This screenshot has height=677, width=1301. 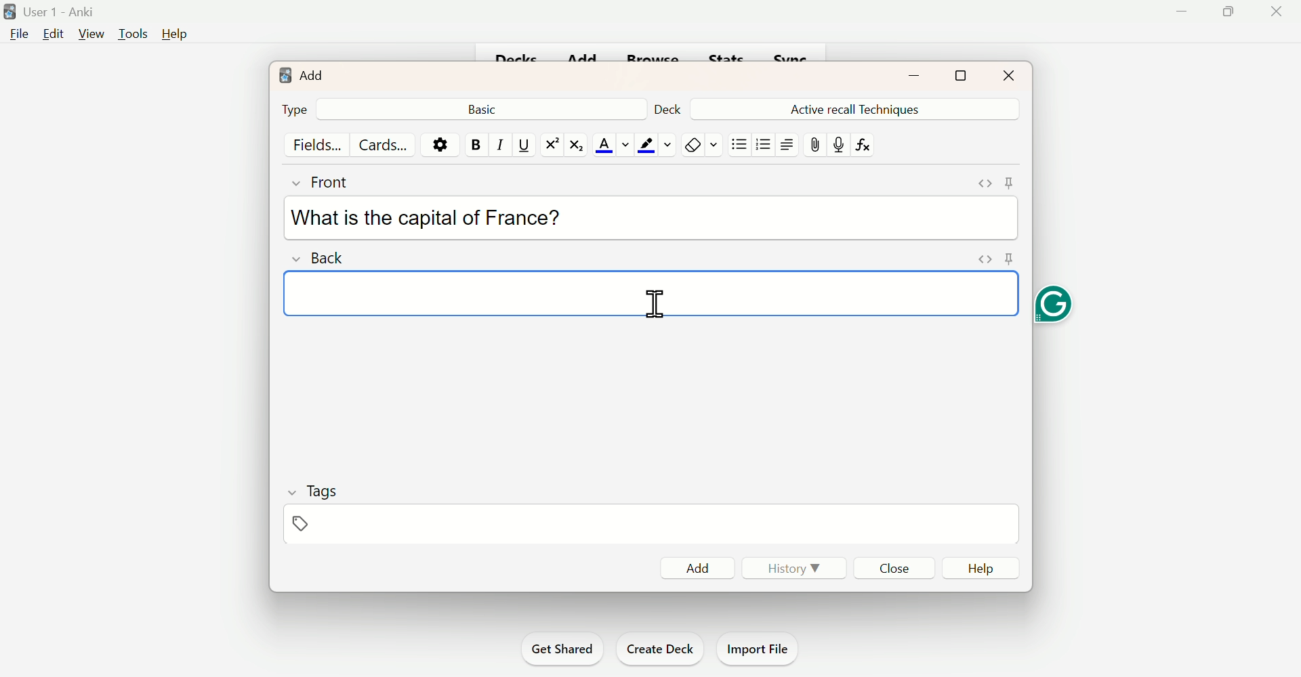 What do you see at coordinates (665, 106) in the screenshot?
I see `Deck` at bounding box center [665, 106].